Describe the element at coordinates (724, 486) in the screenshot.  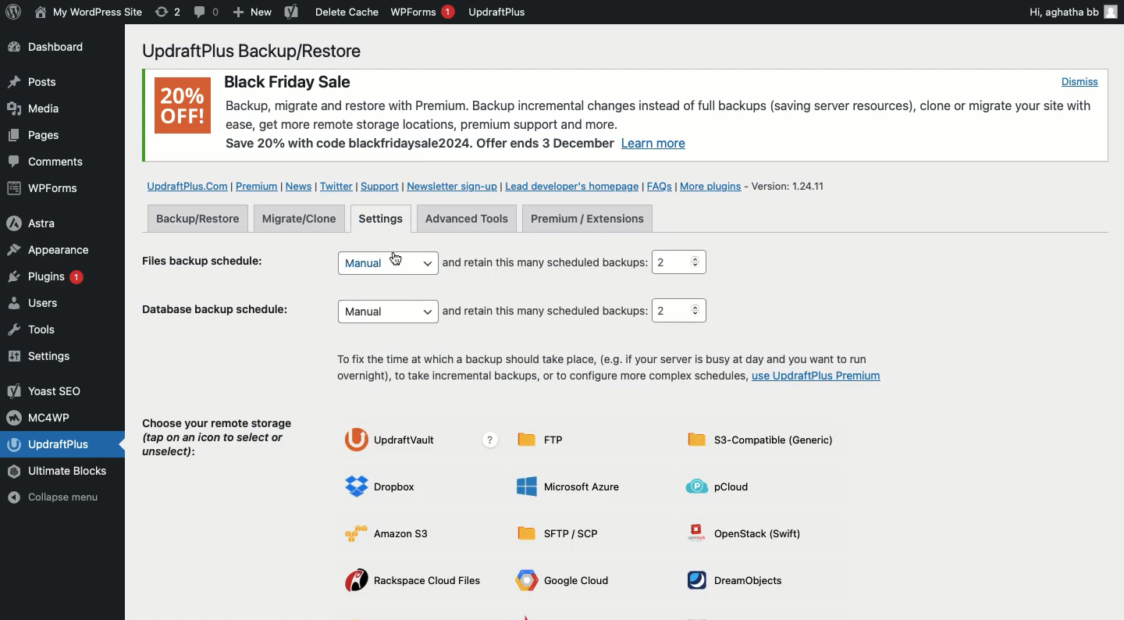
I see `pCLoud` at that location.